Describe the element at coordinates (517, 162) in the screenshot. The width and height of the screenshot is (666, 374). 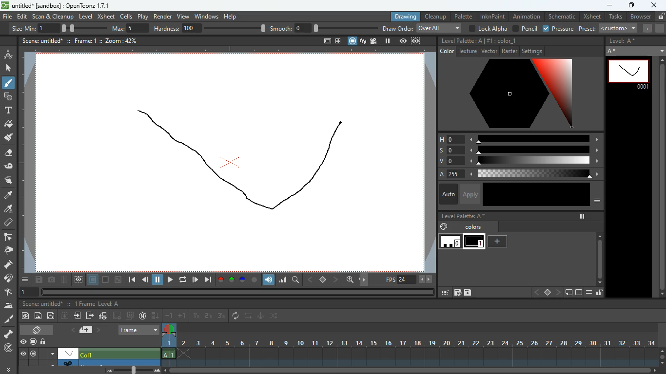
I see `v` at that location.